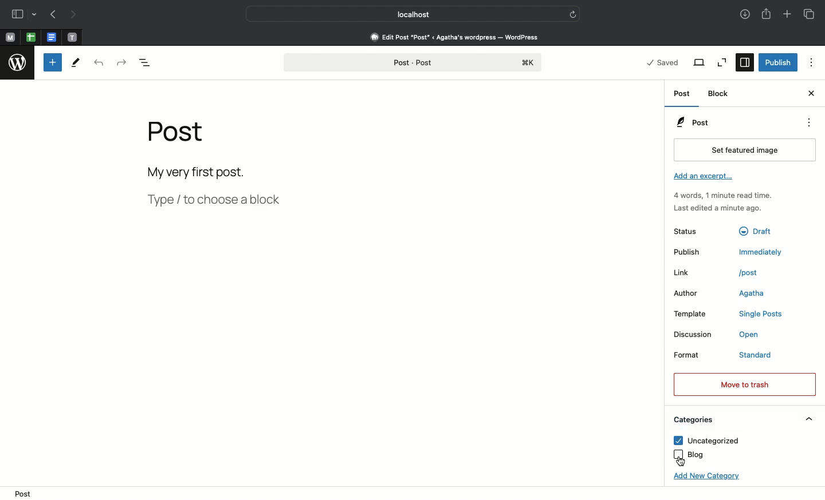 The height and width of the screenshot is (500, 825). I want to click on Link, so click(693, 273).